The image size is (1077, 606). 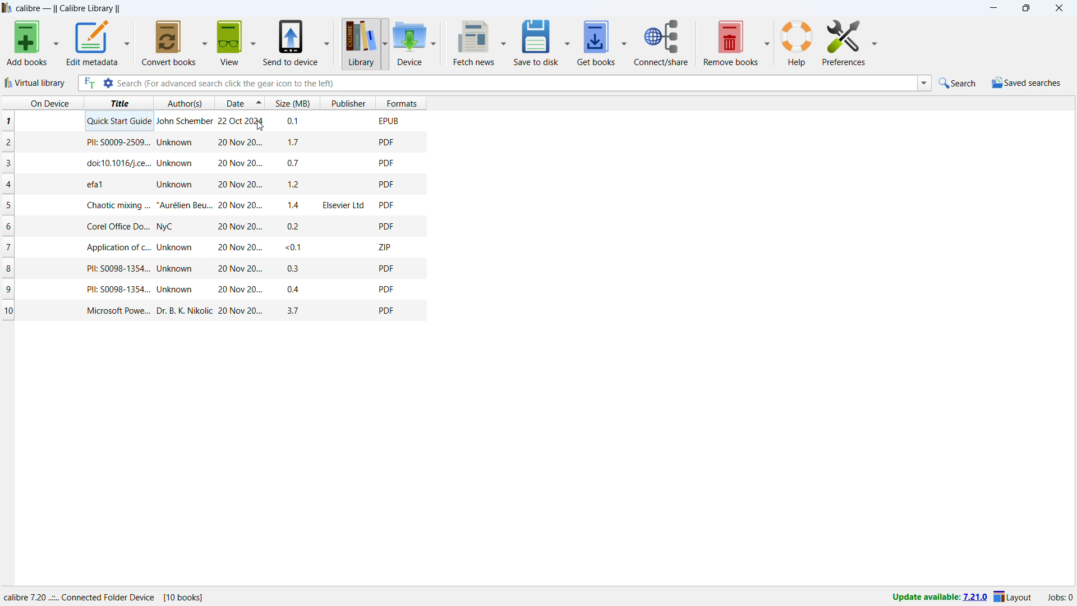 I want to click on library , so click(x=360, y=43).